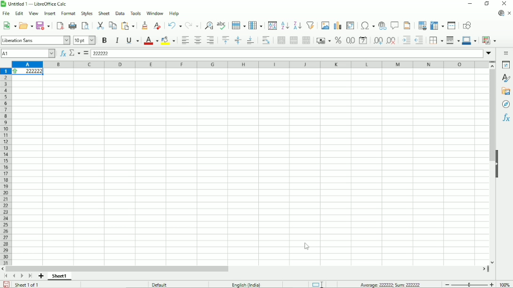 The width and height of the screenshot is (513, 288). Describe the element at coordinates (225, 40) in the screenshot. I see `Align top` at that location.